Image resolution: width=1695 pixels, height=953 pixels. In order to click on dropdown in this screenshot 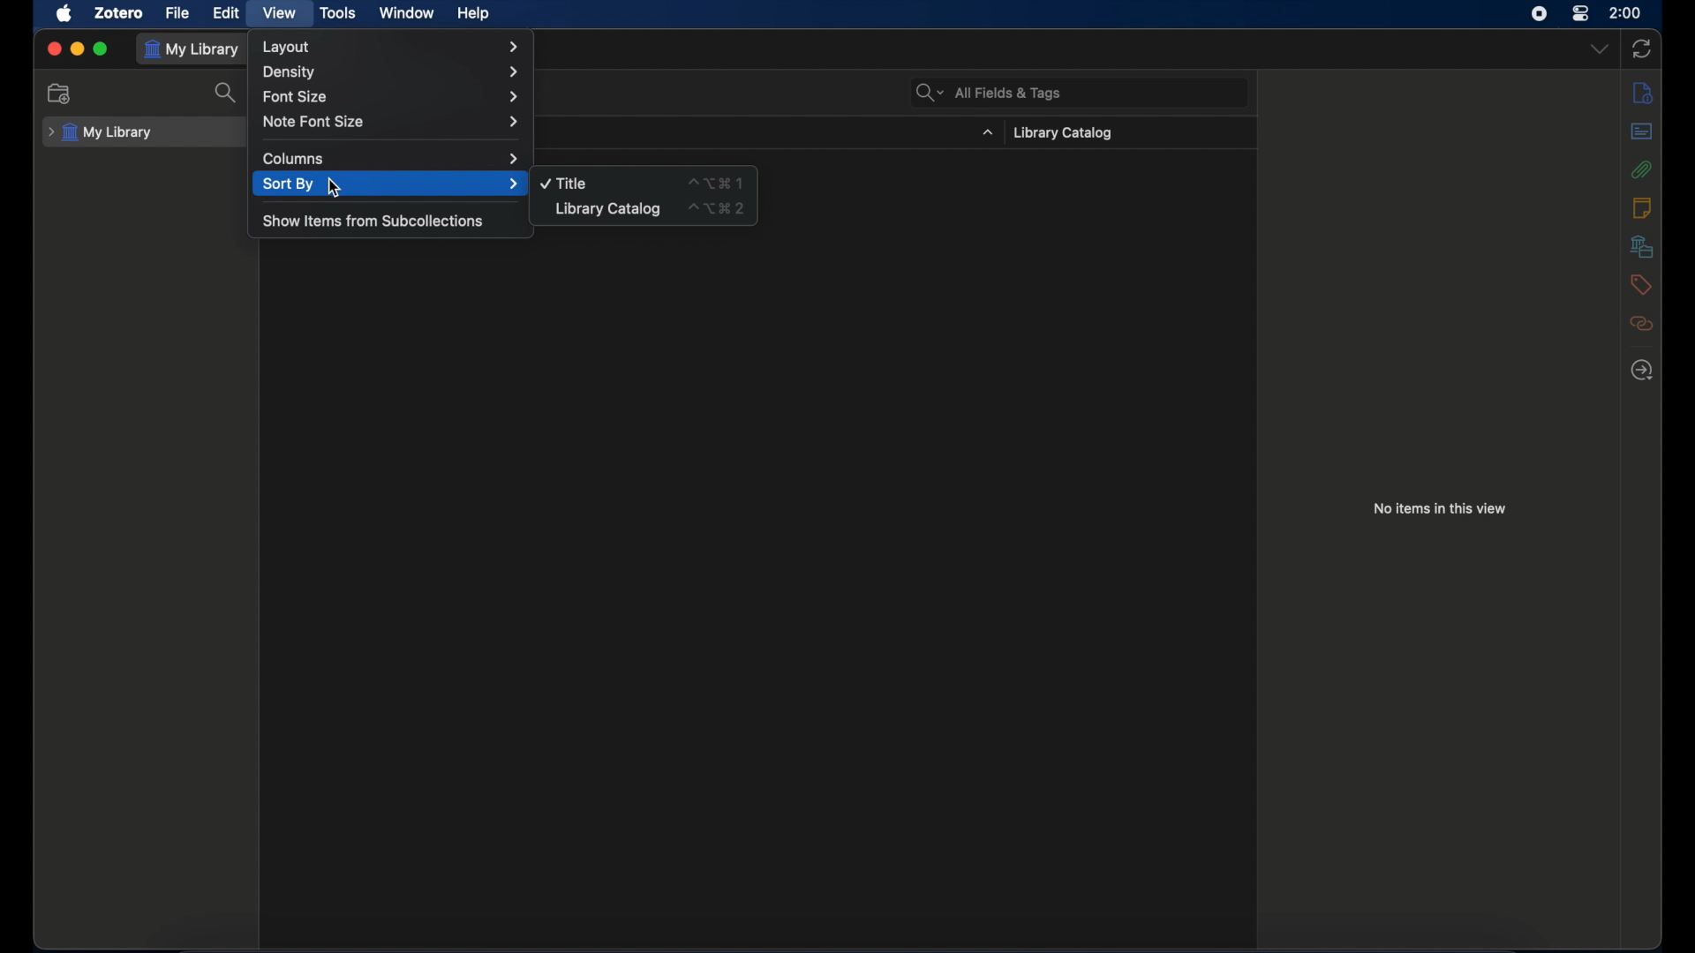, I will do `click(1600, 49)`.